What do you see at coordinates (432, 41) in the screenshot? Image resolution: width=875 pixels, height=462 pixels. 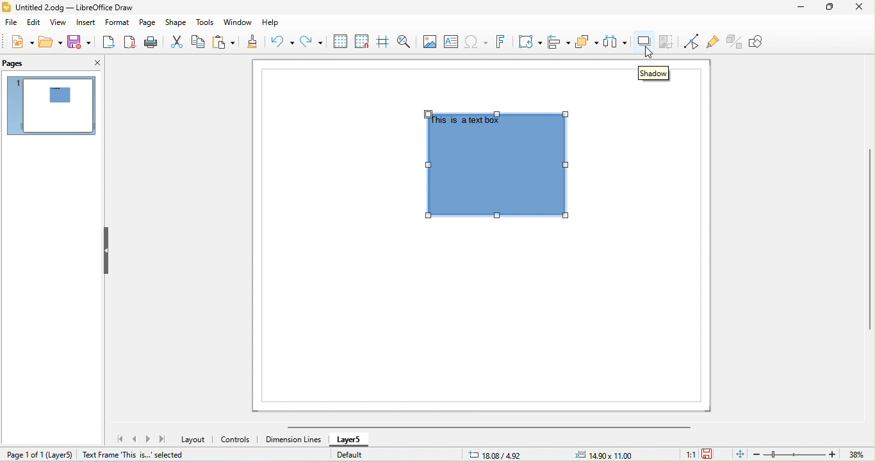 I see `image` at bounding box center [432, 41].